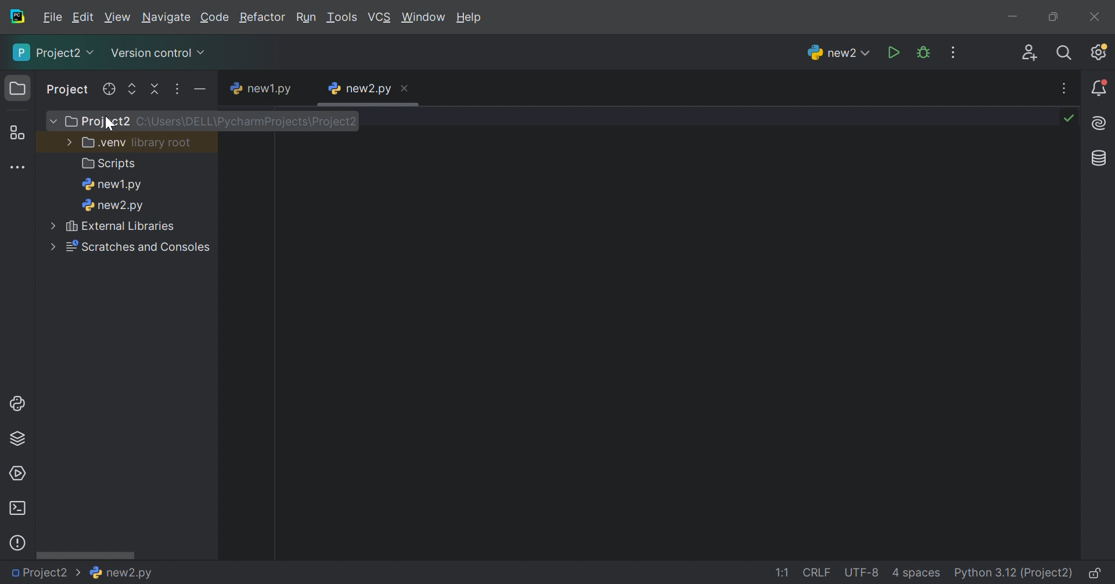 The width and height of the screenshot is (1115, 584). I want to click on Hide, so click(199, 91).